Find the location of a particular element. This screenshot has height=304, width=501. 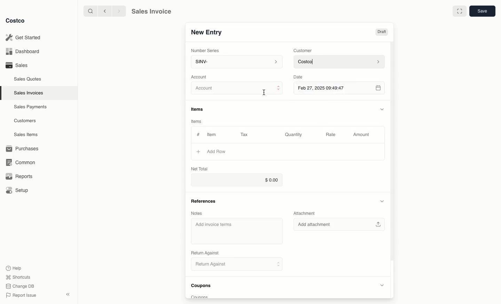

Full width toggle is located at coordinates (459, 11).